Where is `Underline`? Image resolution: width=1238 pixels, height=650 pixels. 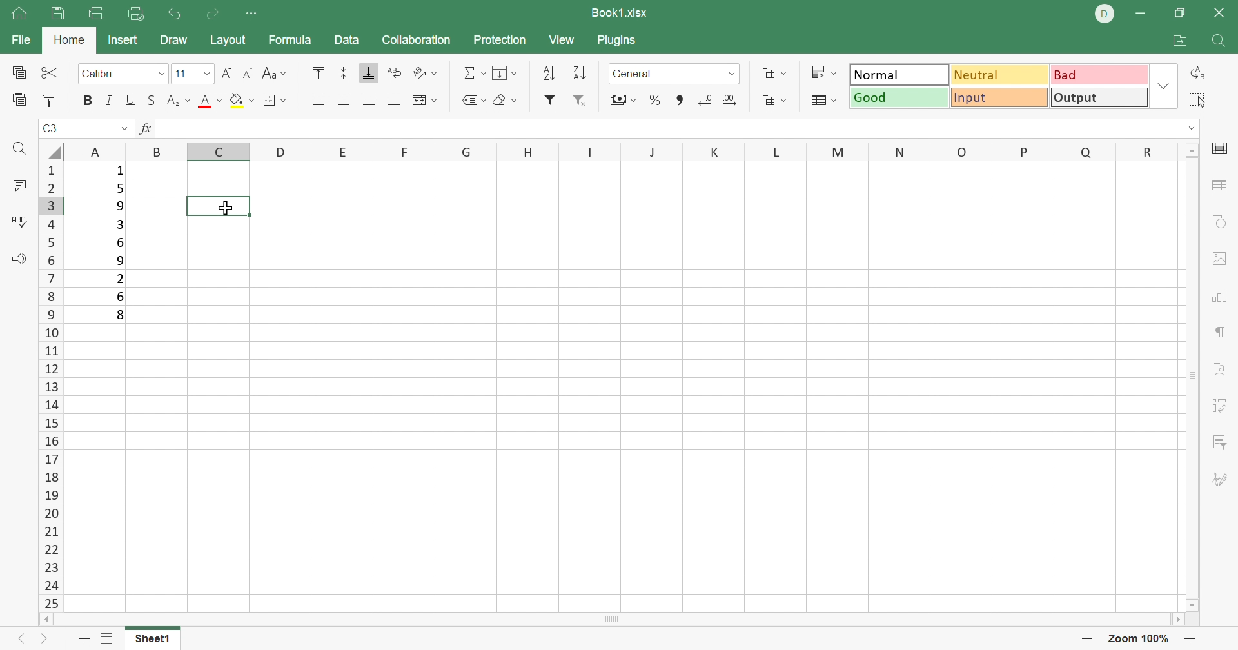 Underline is located at coordinates (130, 101).